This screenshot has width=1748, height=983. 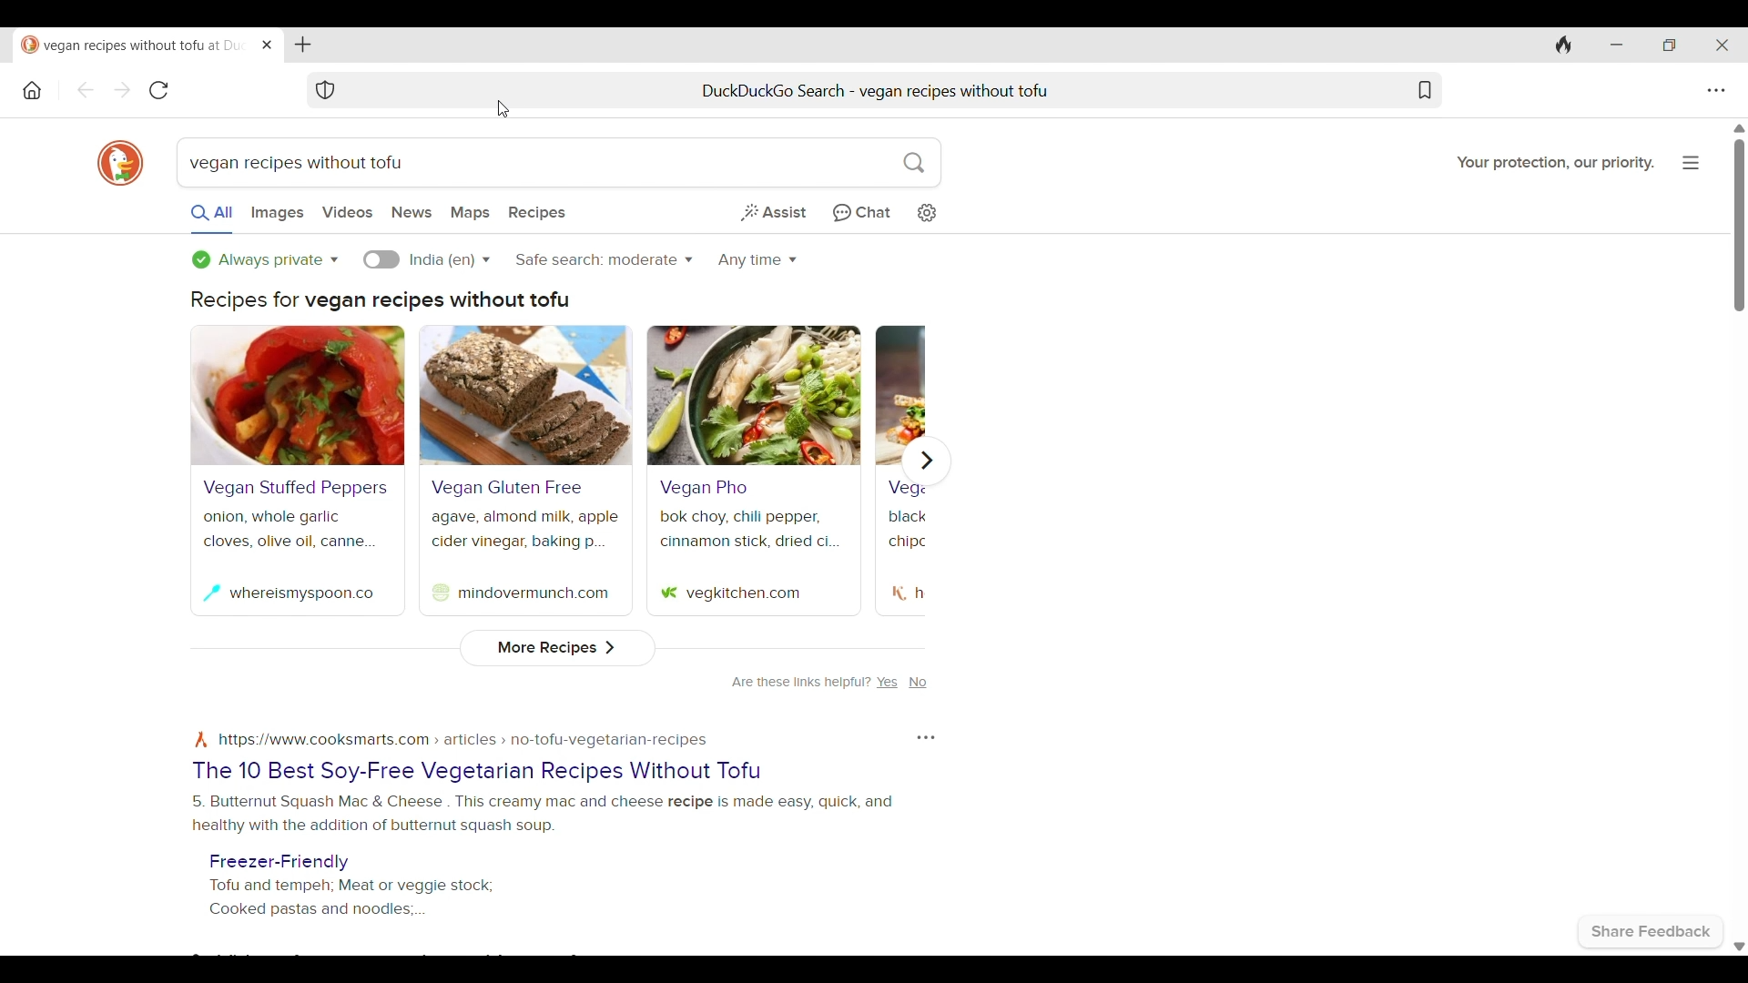 I want to click on Search maps, so click(x=470, y=214).